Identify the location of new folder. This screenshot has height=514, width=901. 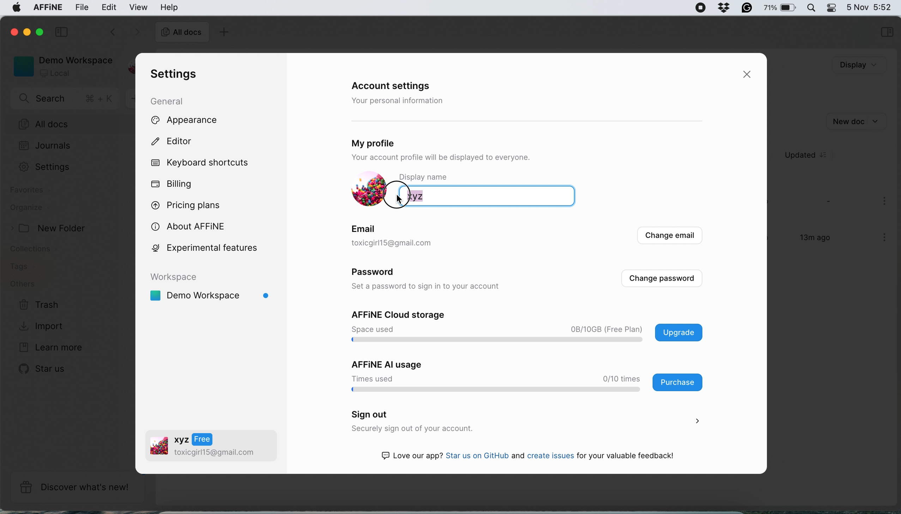
(52, 228).